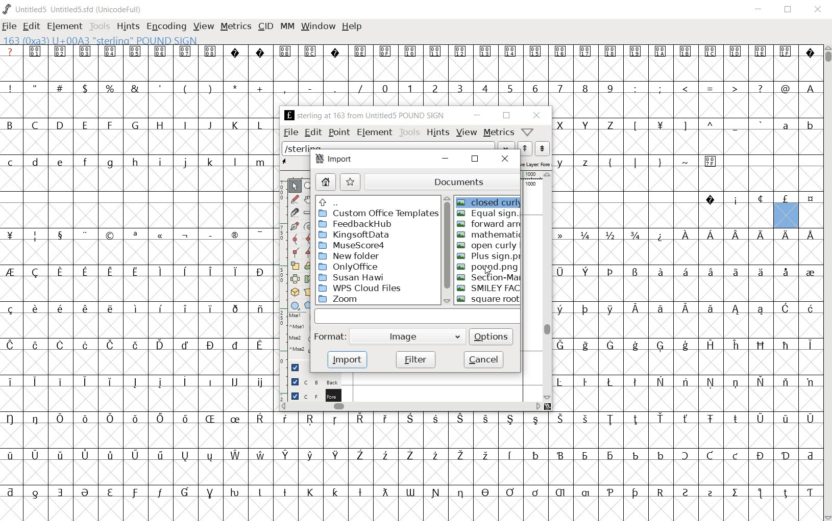 Image resolution: width=832 pixels, height=521 pixels. What do you see at coordinates (441, 181) in the screenshot?
I see `documents` at bounding box center [441, 181].